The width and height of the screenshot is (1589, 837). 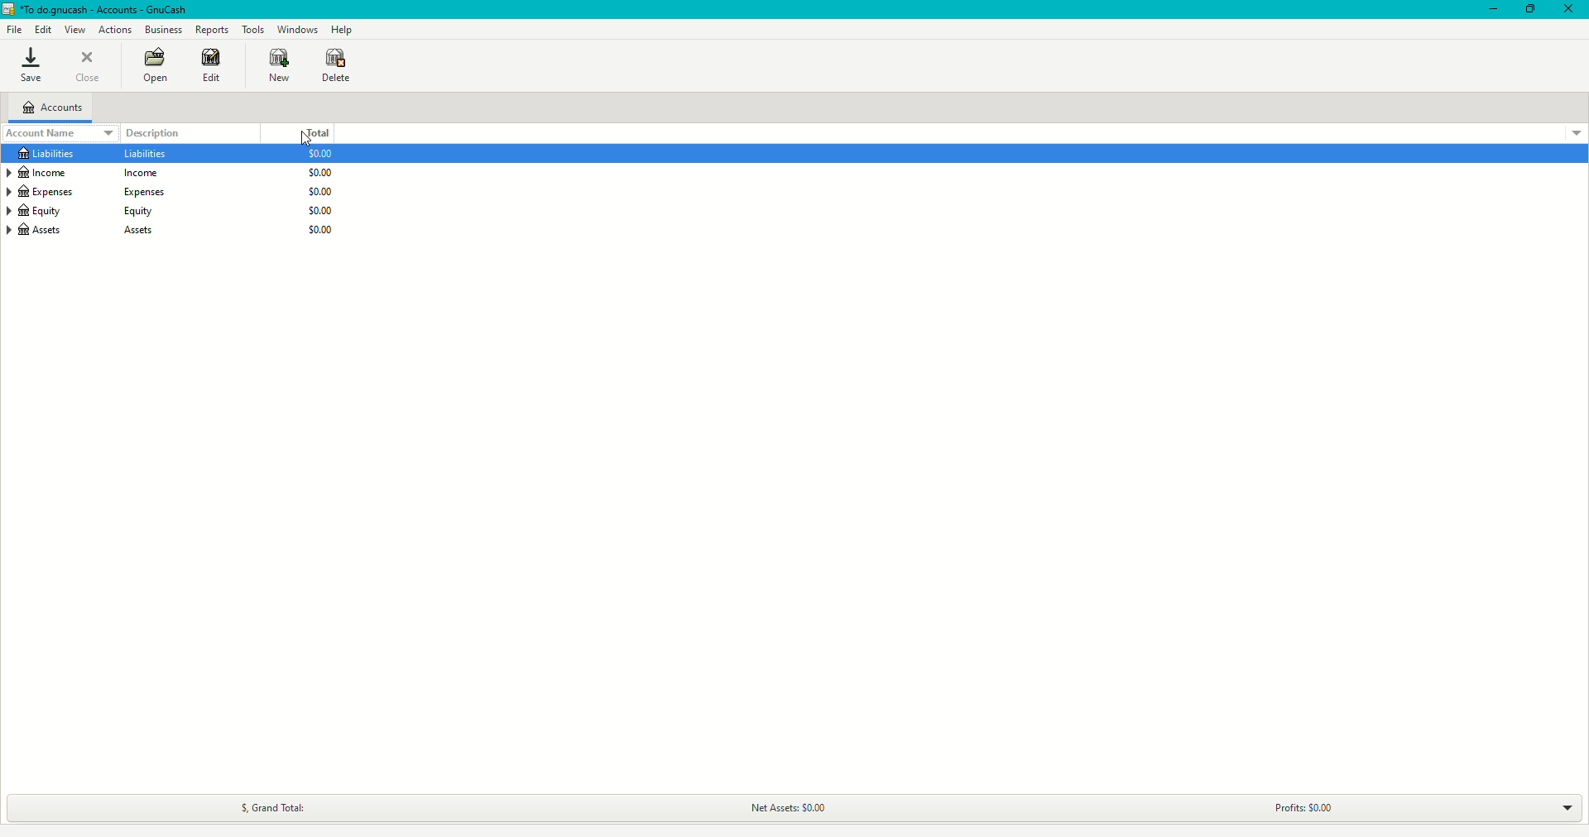 I want to click on Mew, so click(x=276, y=64).